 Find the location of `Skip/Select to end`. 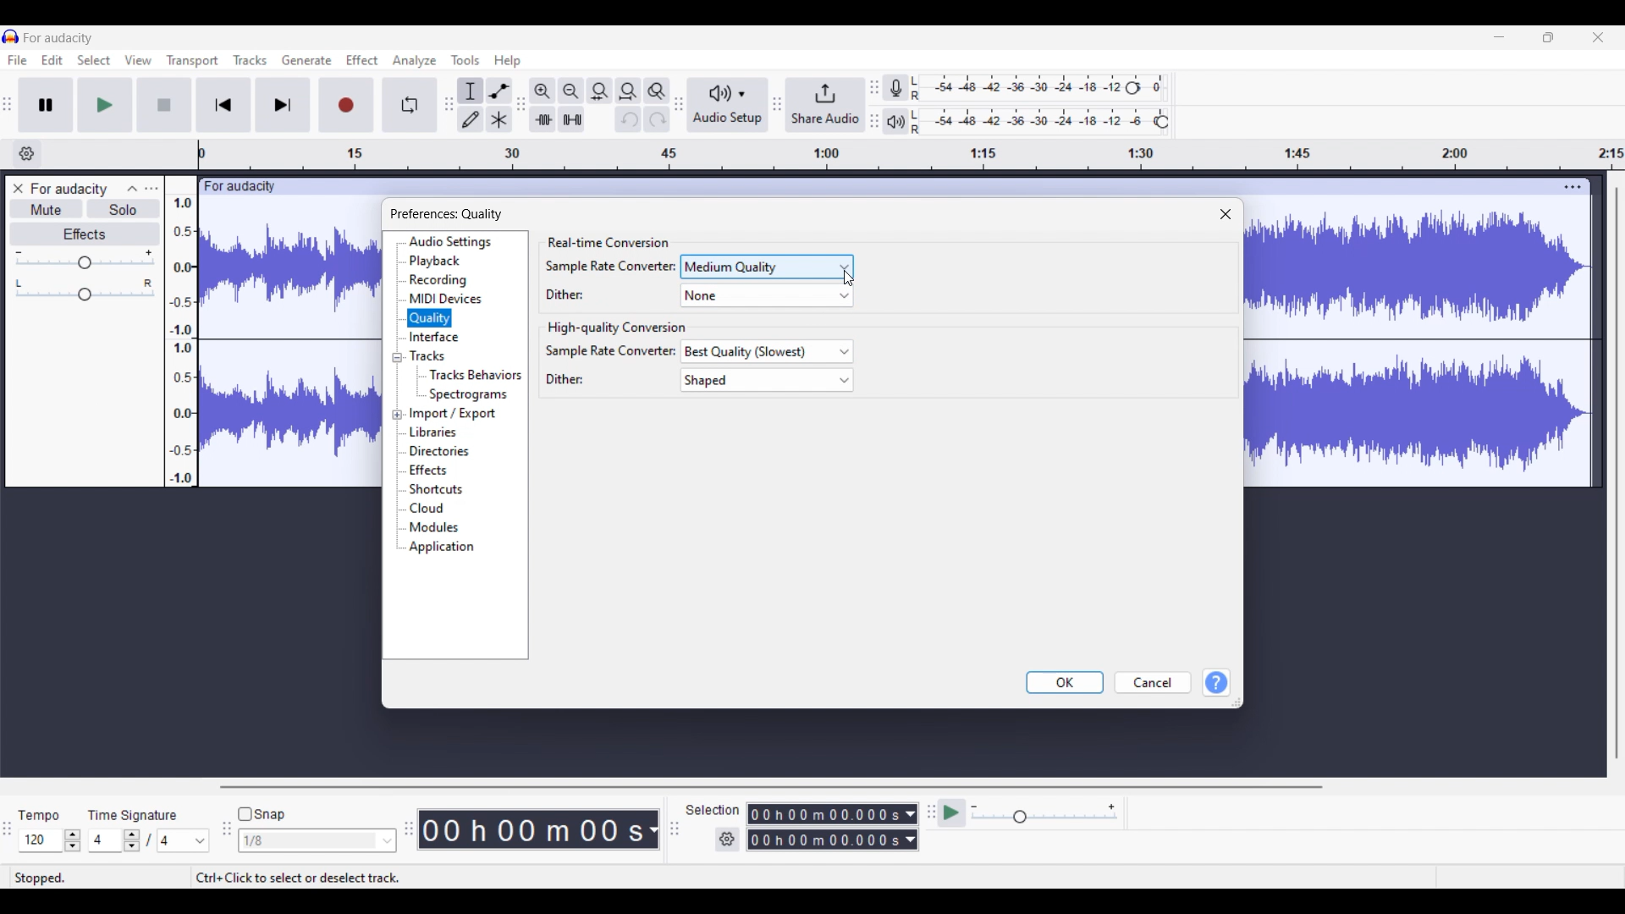

Skip/Select to end is located at coordinates (283, 105).